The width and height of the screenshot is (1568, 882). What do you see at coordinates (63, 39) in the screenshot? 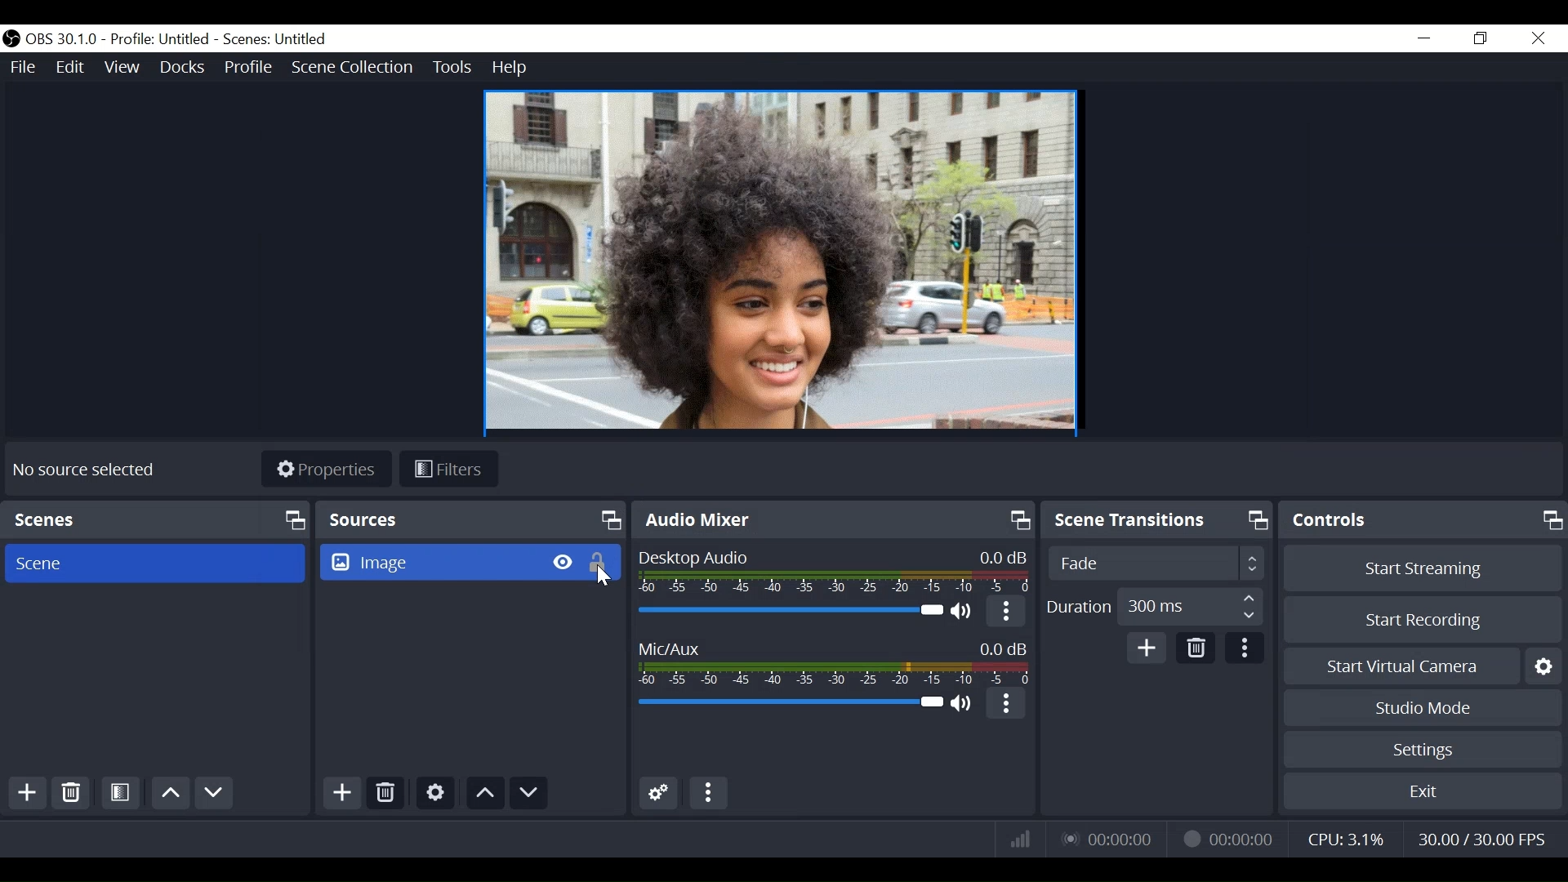
I see `OBS 30.1.0` at bounding box center [63, 39].